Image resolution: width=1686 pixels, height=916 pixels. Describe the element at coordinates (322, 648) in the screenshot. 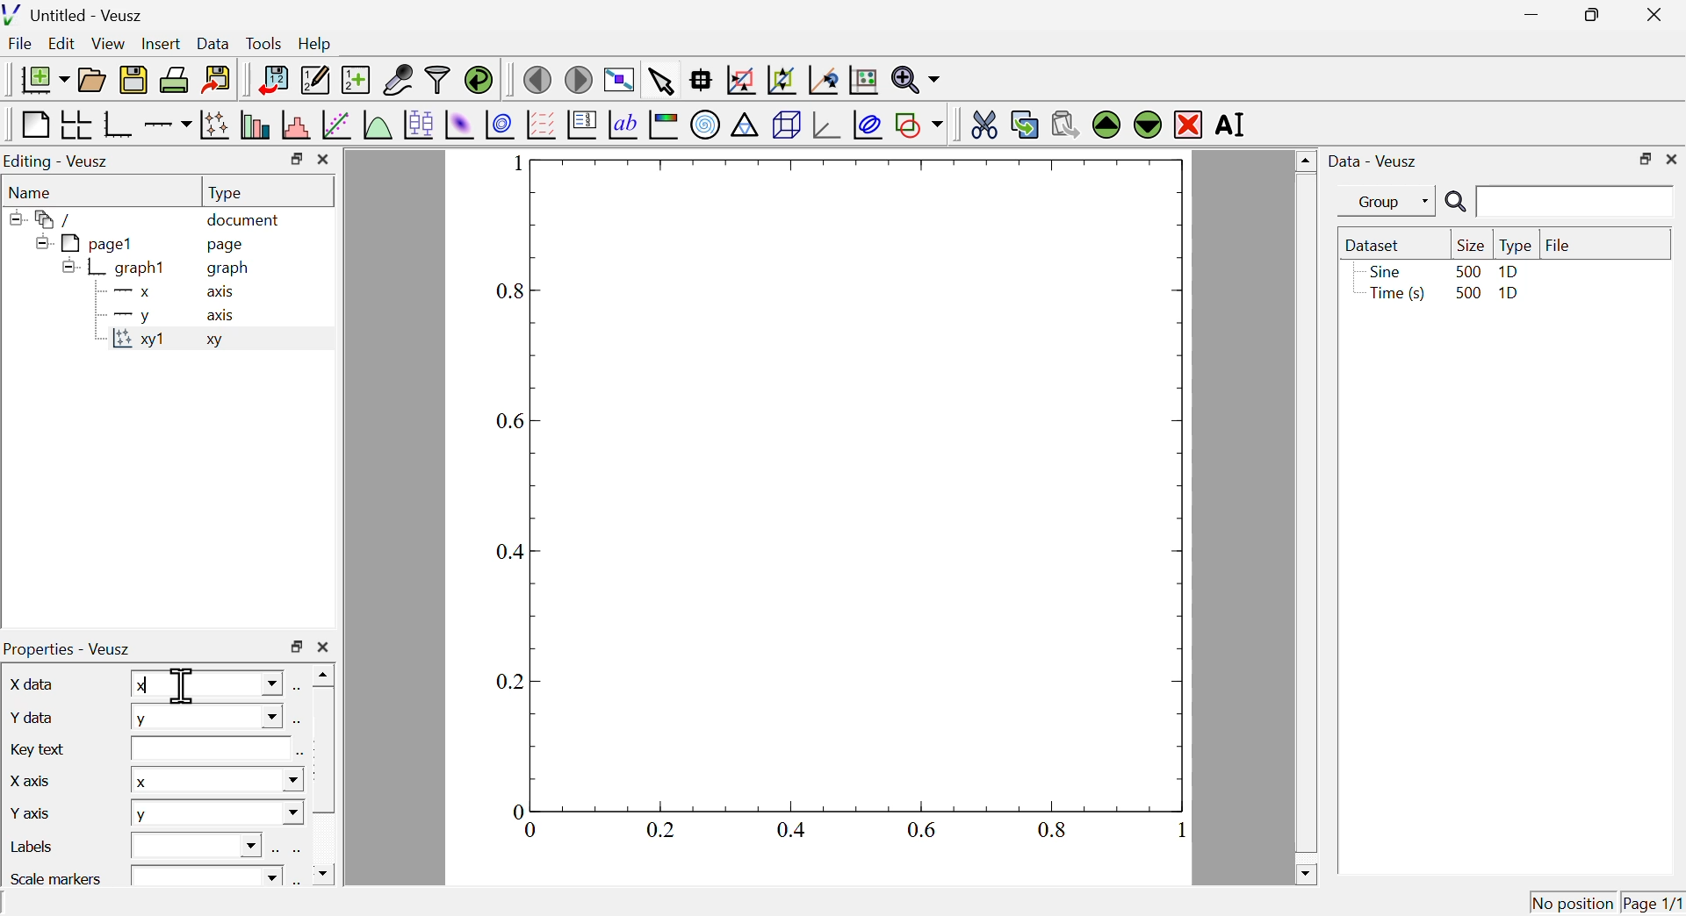

I see `close` at that location.